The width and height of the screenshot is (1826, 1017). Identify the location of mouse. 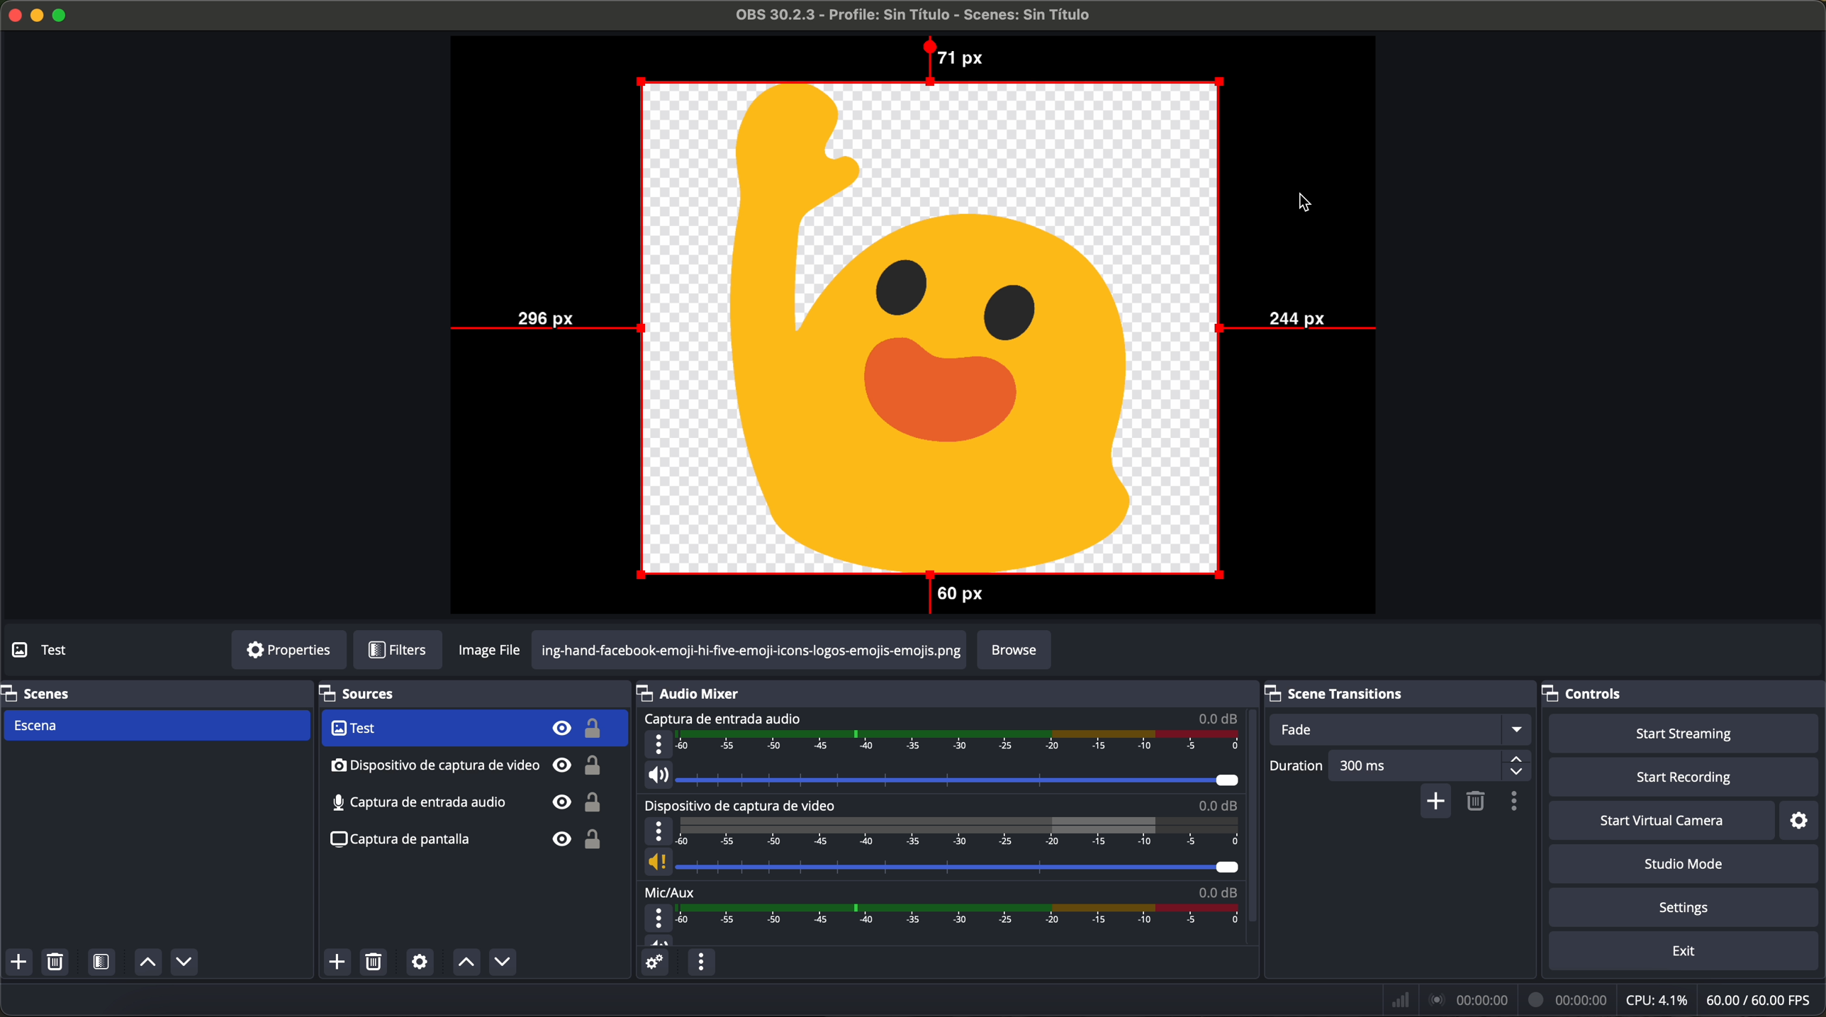
(1306, 198).